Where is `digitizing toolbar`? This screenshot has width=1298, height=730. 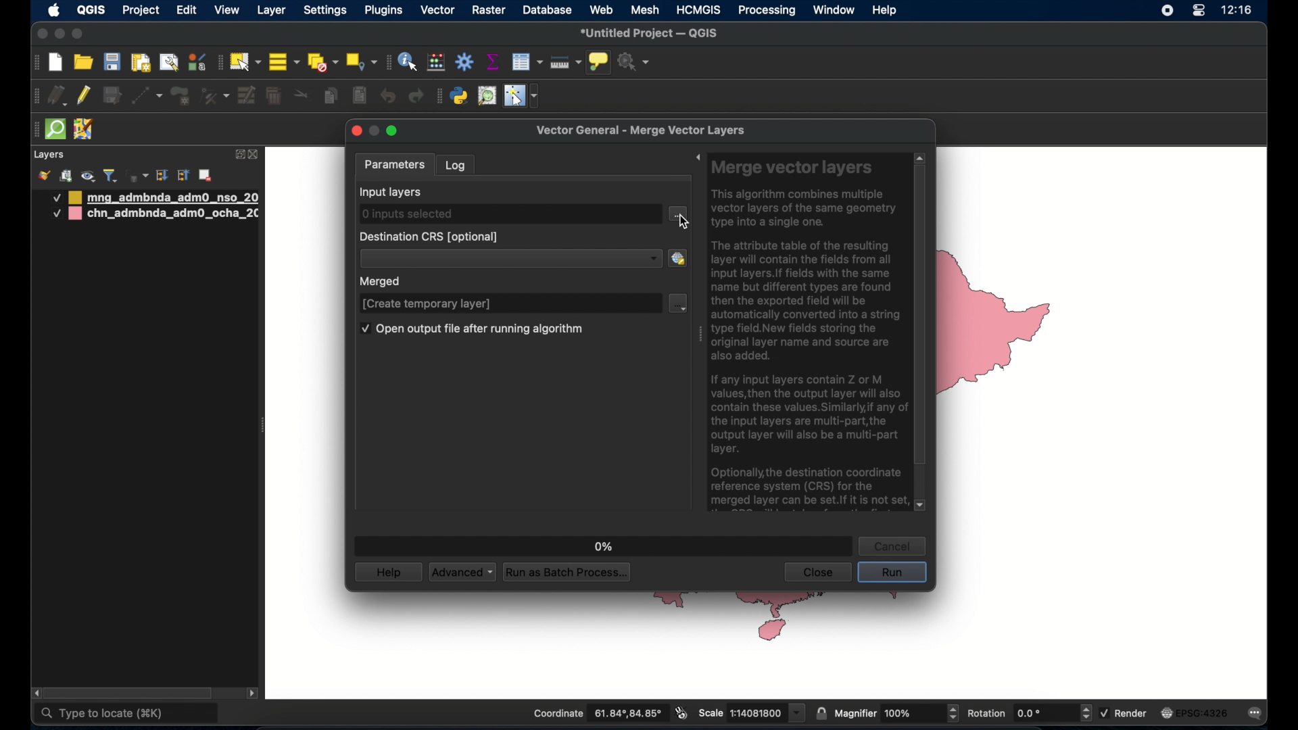 digitizing toolbar is located at coordinates (37, 98).